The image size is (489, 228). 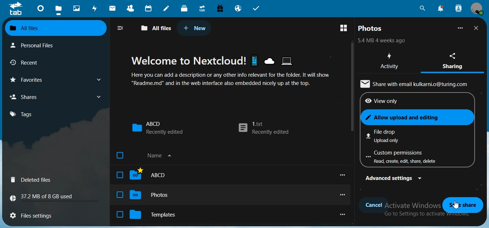 I want to click on ABCD, so click(x=157, y=128).